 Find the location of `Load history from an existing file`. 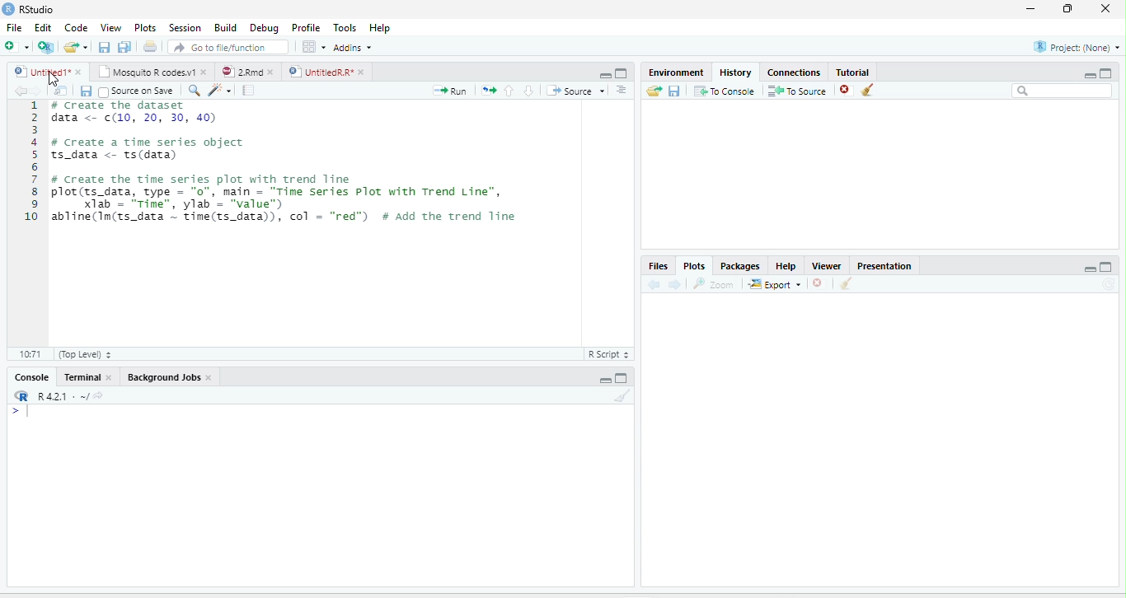

Load history from an existing file is located at coordinates (654, 91).